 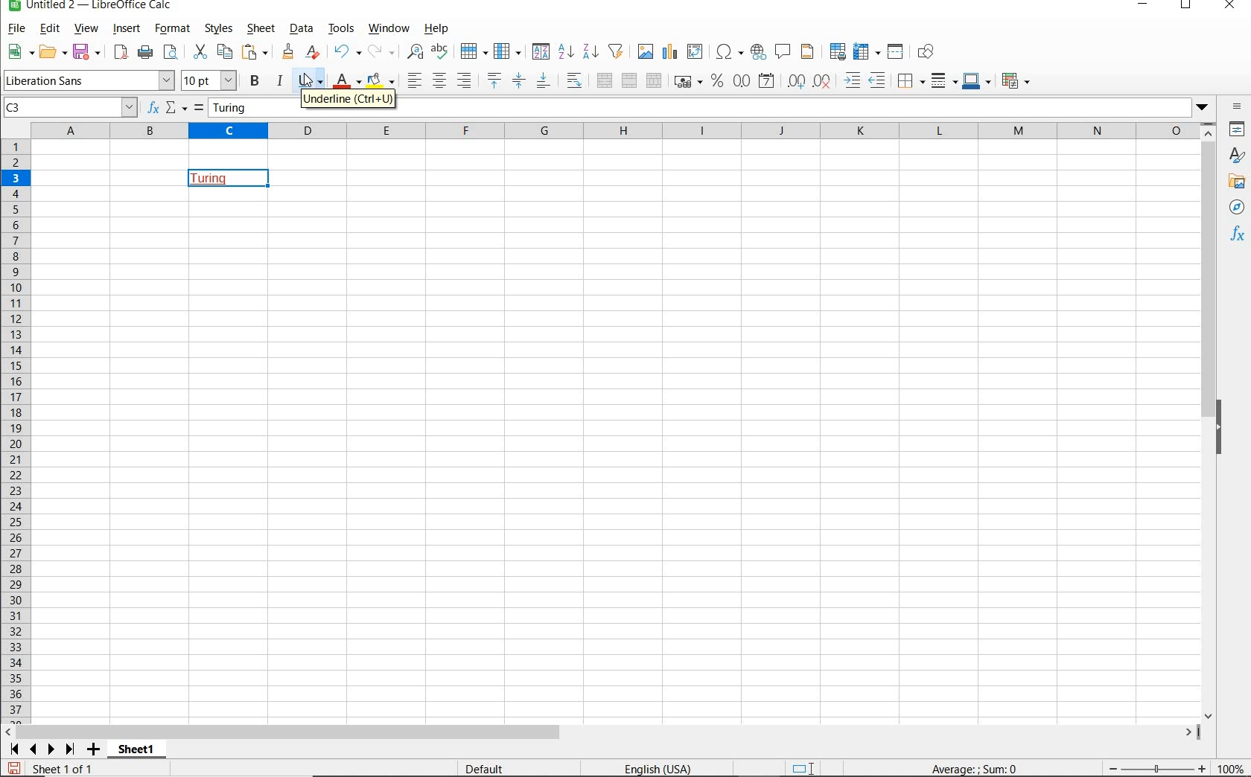 What do you see at coordinates (389, 28) in the screenshot?
I see `WINDOW` at bounding box center [389, 28].